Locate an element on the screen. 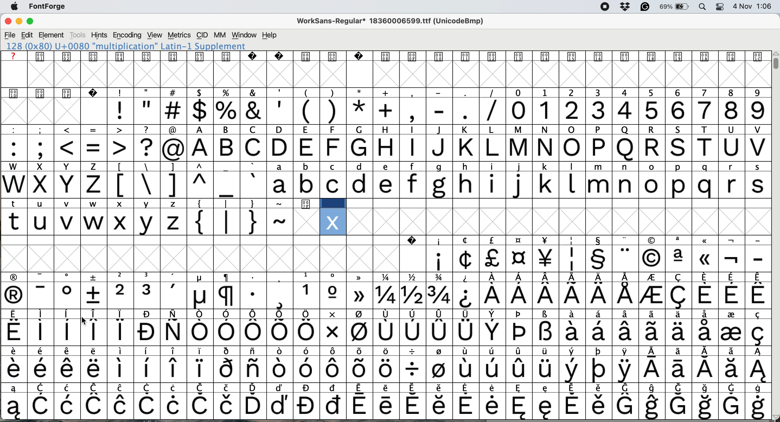 Image resolution: width=780 pixels, height=422 pixels. battery is located at coordinates (674, 7).